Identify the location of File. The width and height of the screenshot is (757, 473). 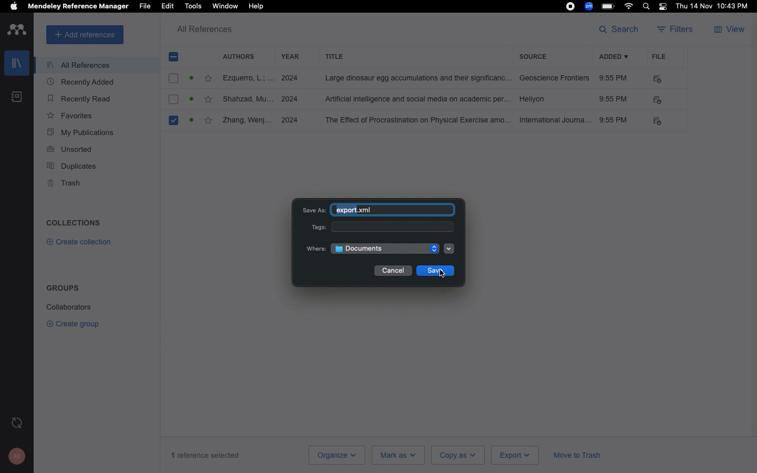
(146, 6).